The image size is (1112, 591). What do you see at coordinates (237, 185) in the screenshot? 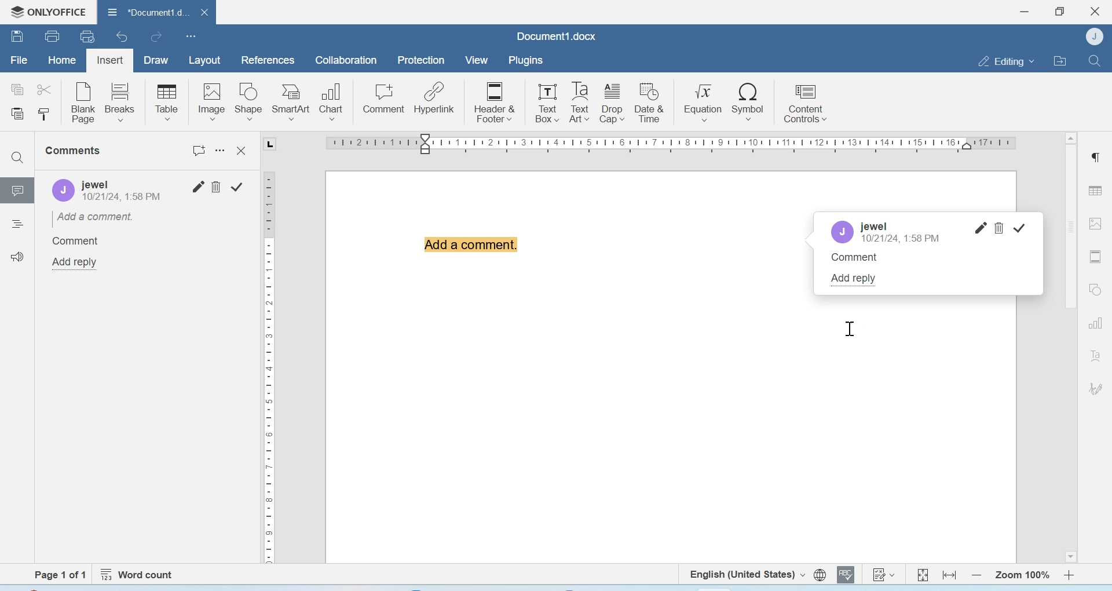
I see `Resolve` at bounding box center [237, 185].